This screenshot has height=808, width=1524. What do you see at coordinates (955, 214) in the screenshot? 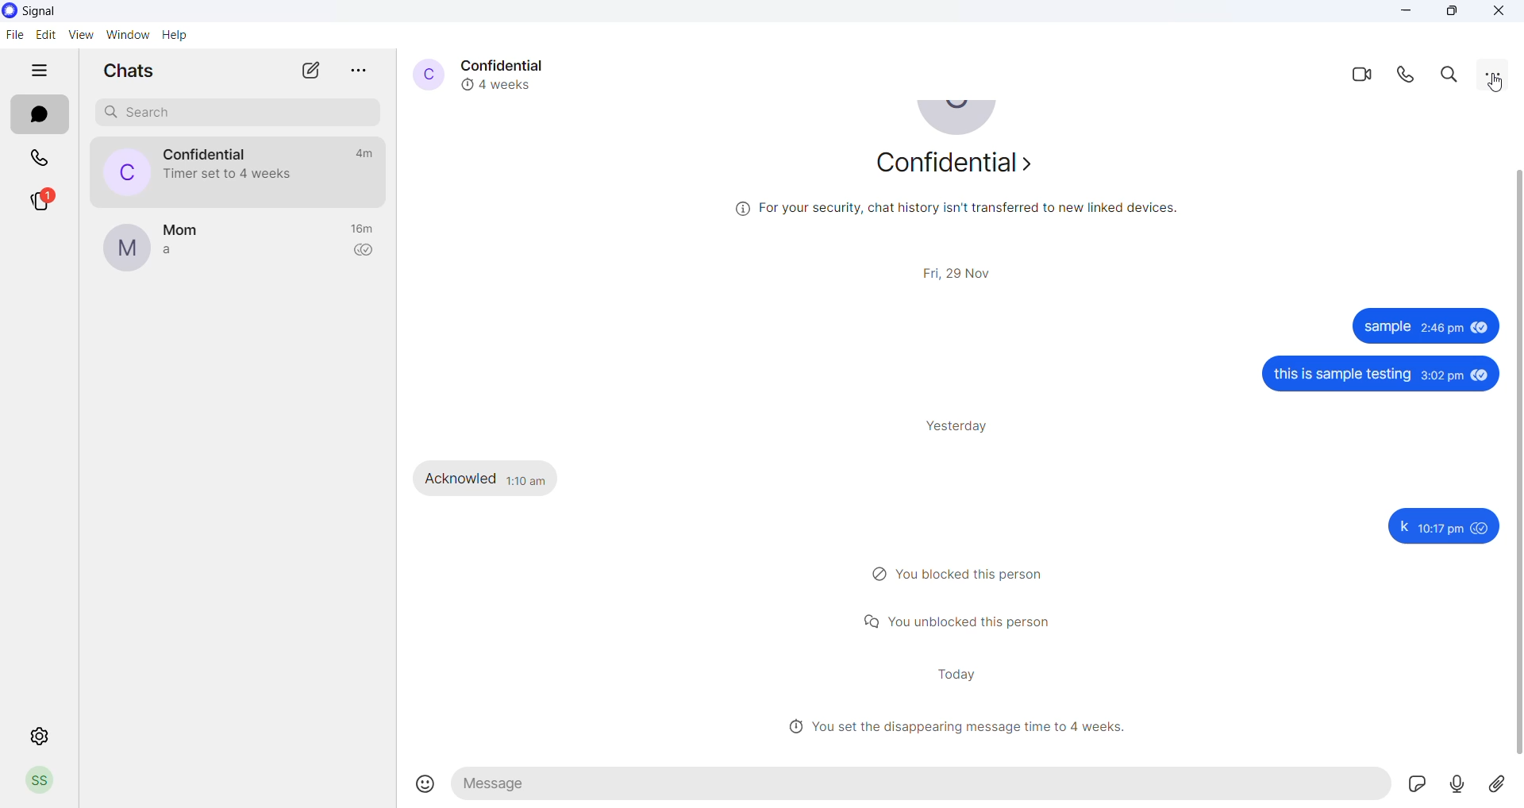
I see `security related text` at bounding box center [955, 214].